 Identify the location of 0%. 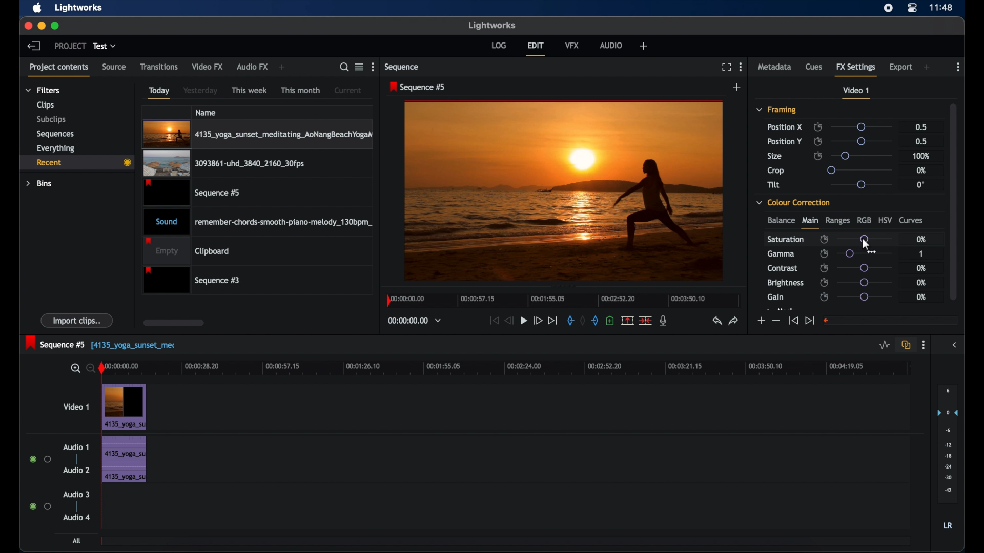
(920, 240).